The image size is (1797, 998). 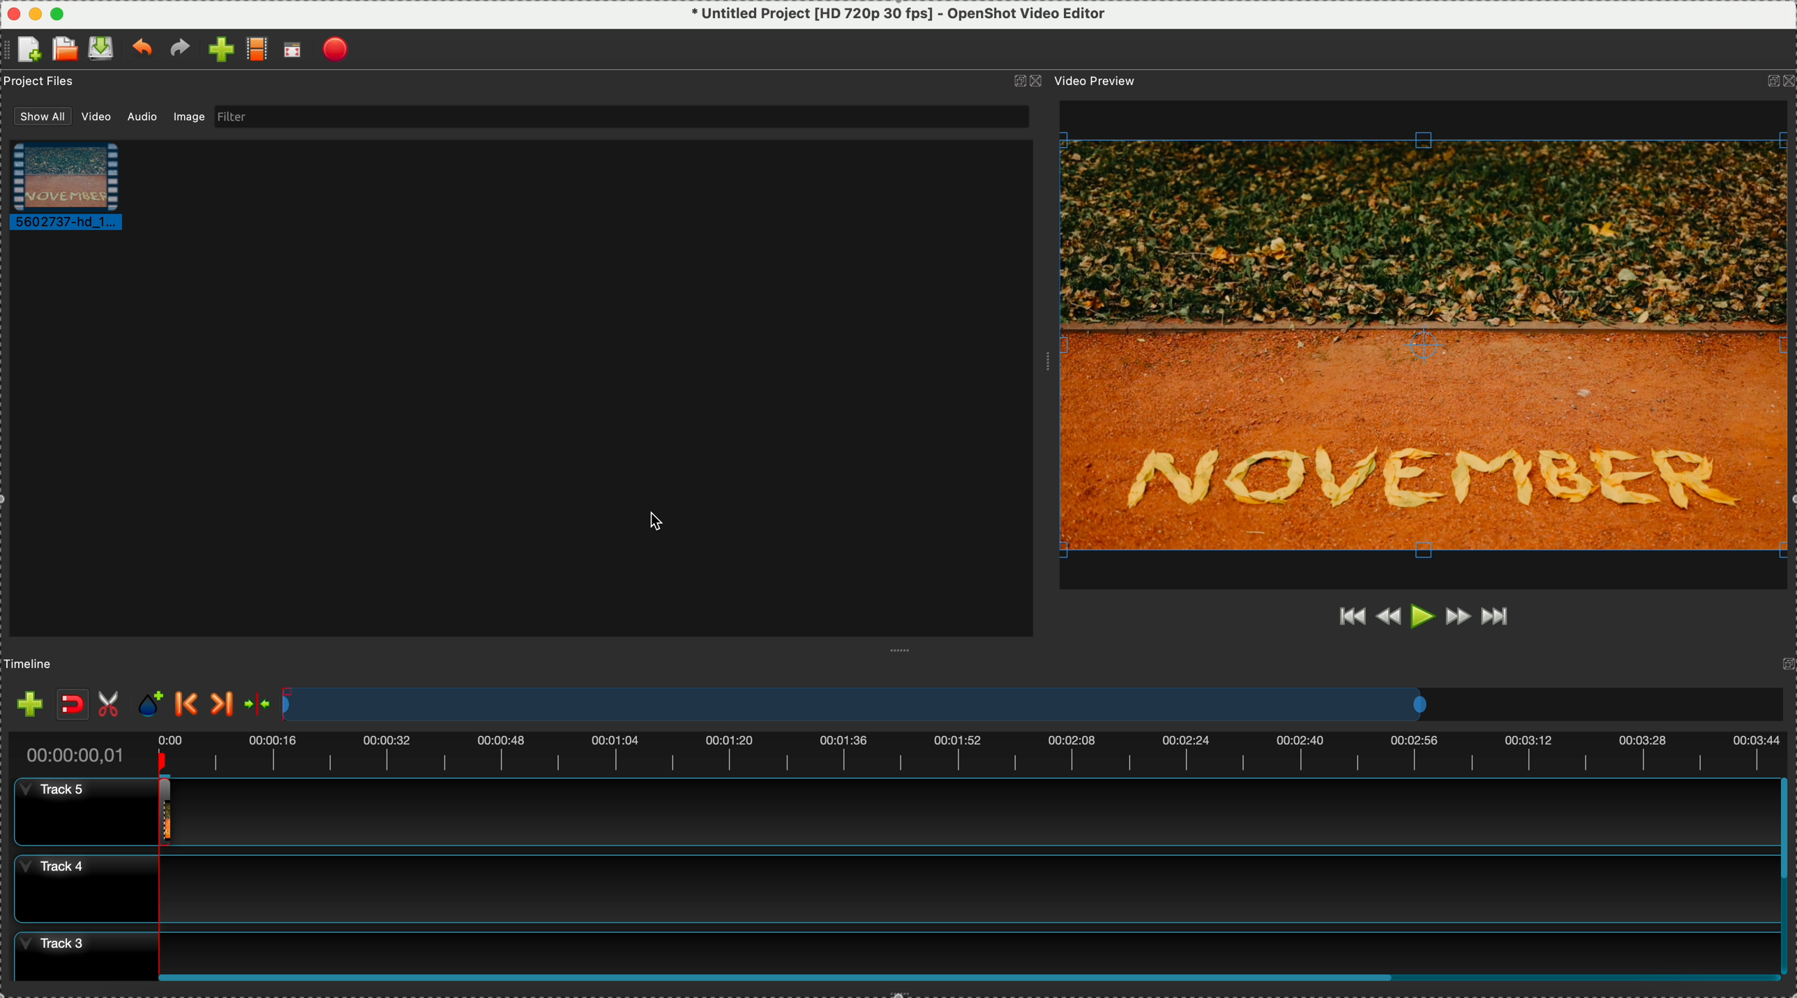 What do you see at coordinates (338, 50) in the screenshot?
I see `export video` at bounding box center [338, 50].